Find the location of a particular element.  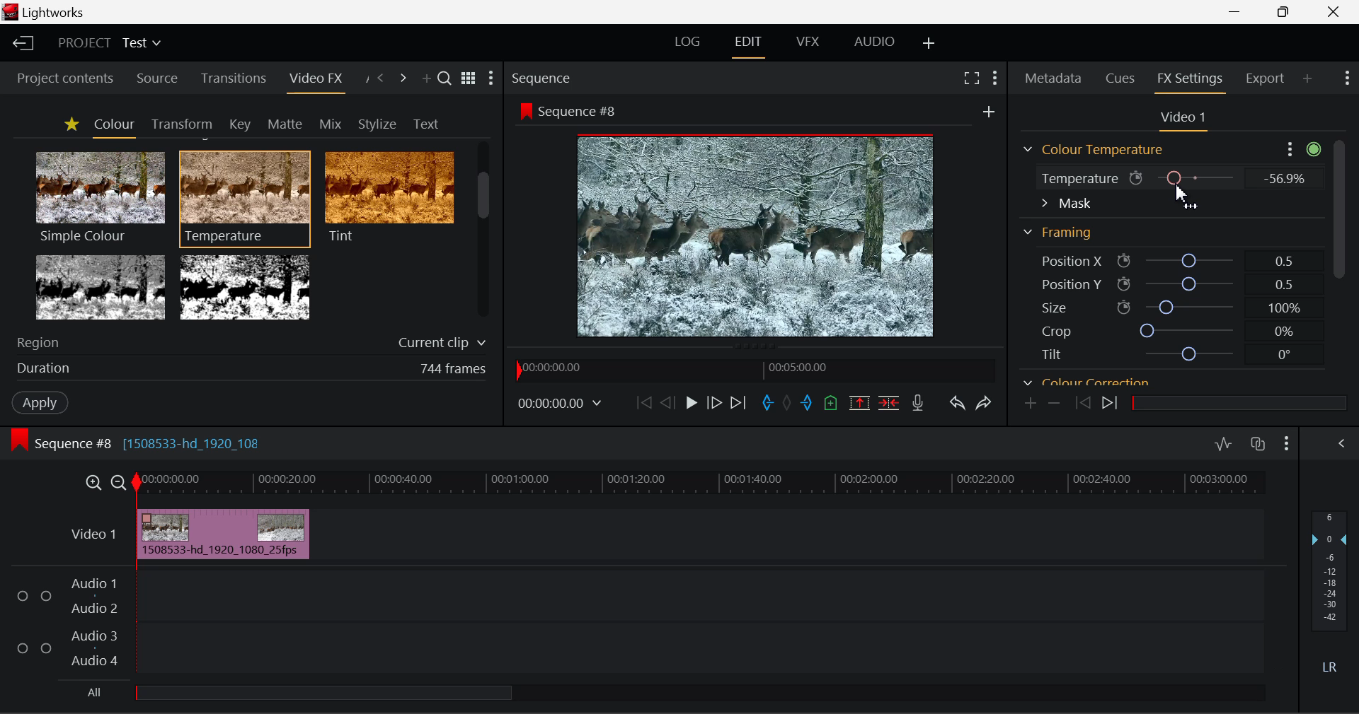

Export is located at coordinates (1266, 83).